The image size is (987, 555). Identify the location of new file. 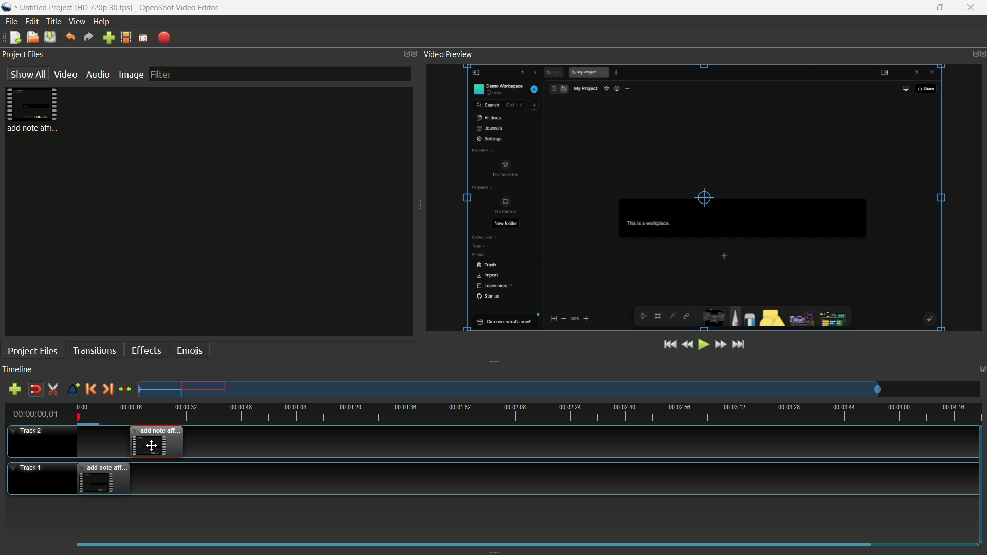
(15, 37).